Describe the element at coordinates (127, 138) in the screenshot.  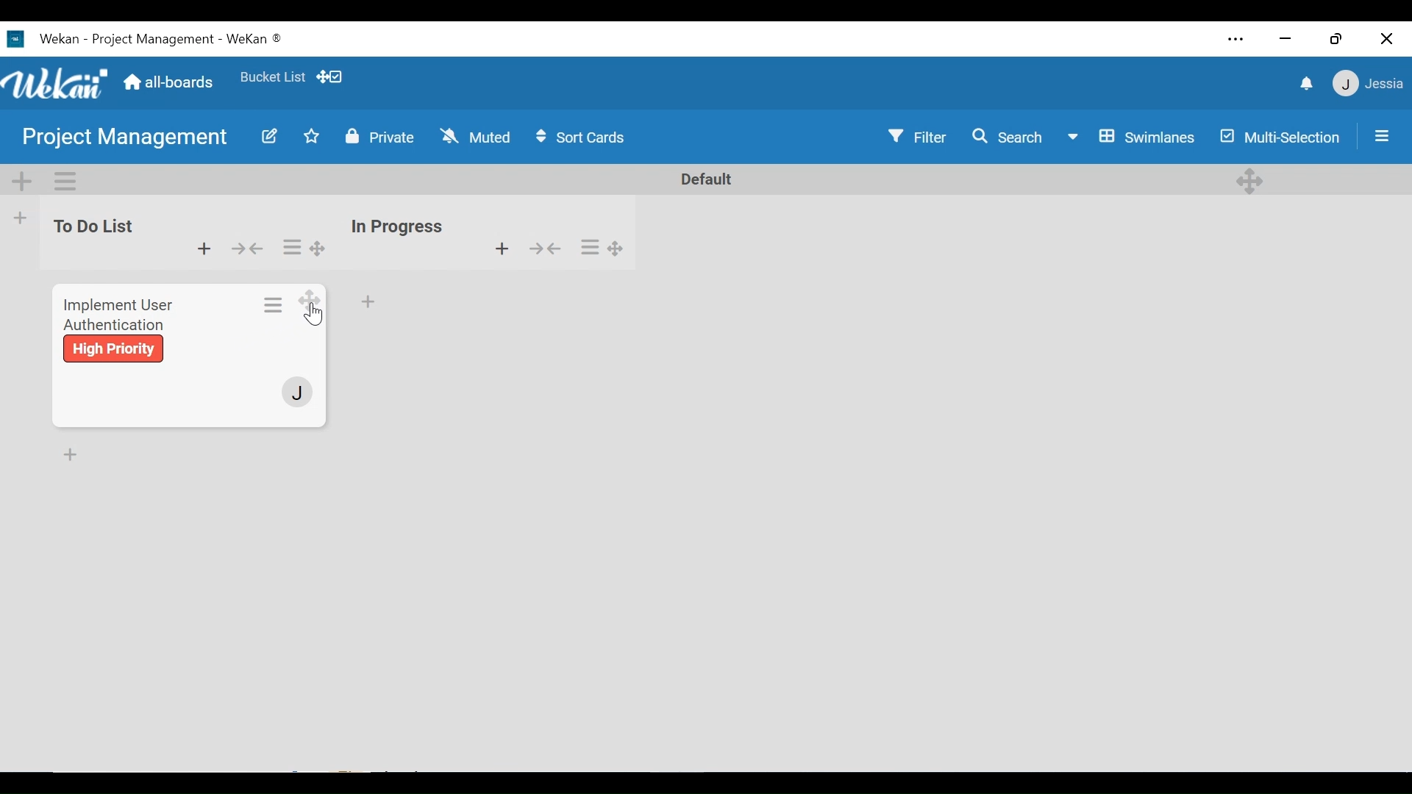
I see `Project Management` at that location.